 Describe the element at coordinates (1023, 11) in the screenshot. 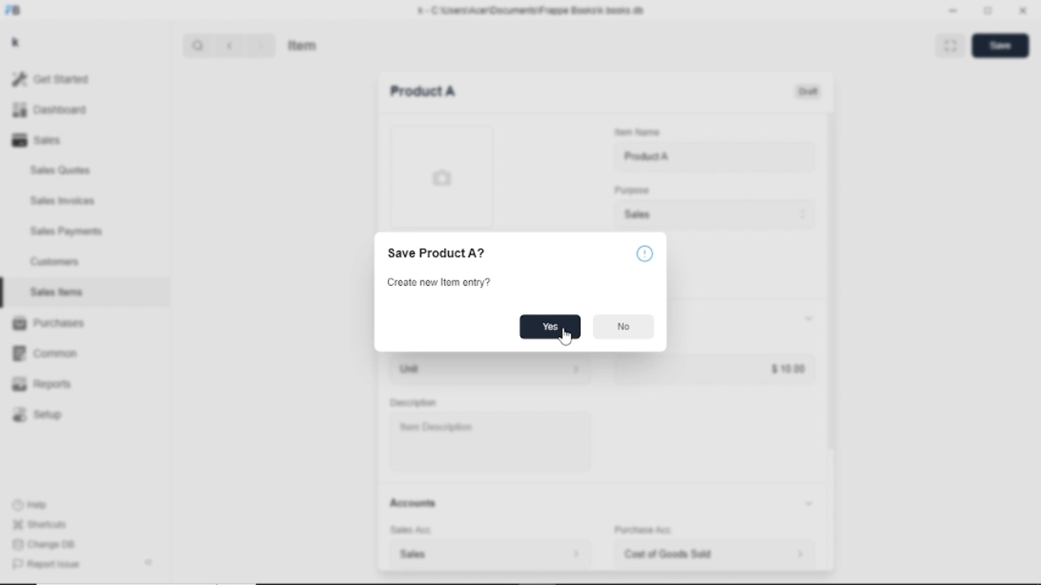

I see `Close` at that location.